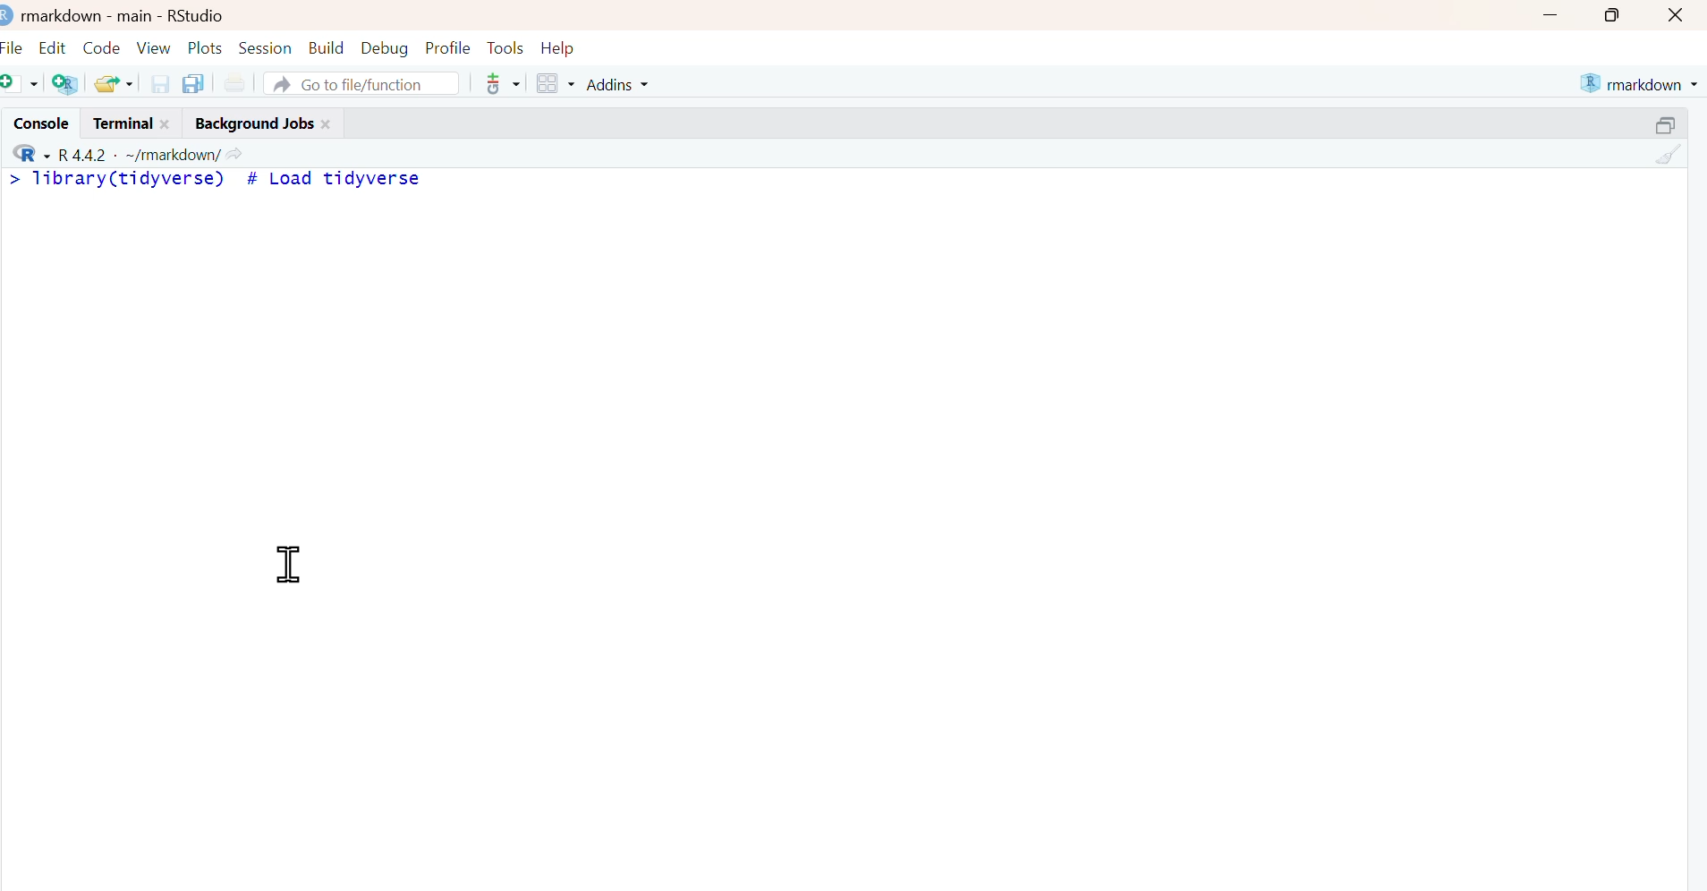 This screenshot has width=1707, height=891. I want to click on Git, so click(501, 85).